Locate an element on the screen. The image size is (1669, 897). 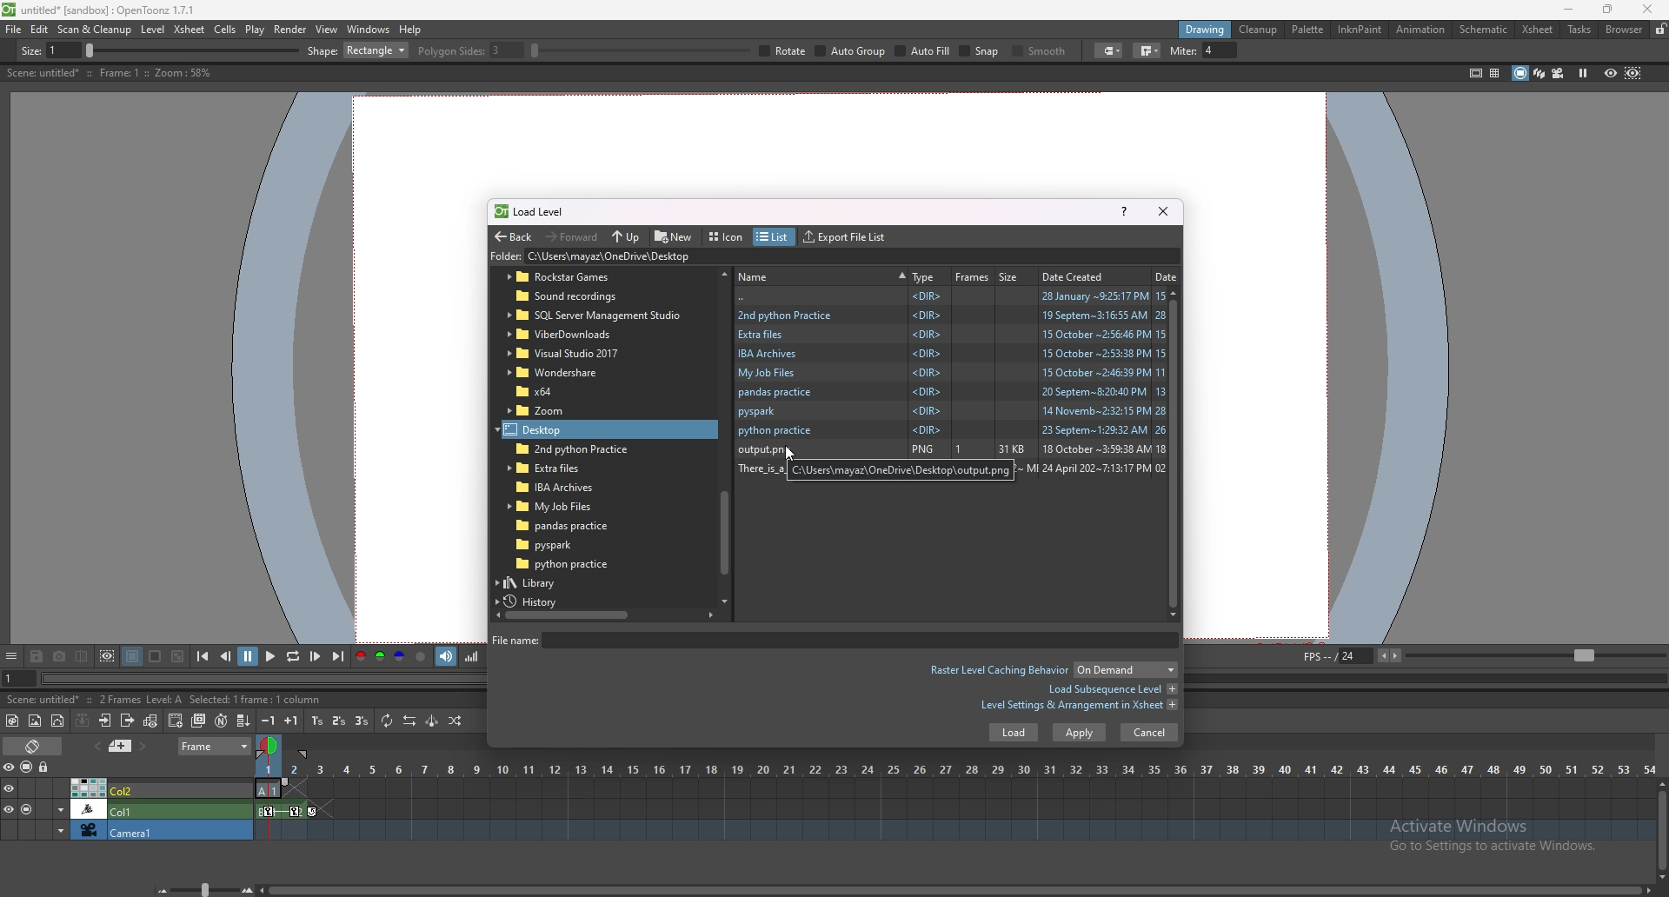
cancel is located at coordinates (1149, 732).